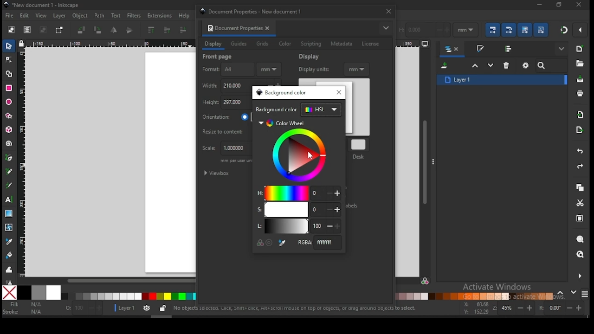 The height and width of the screenshot is (334, 594). What do you see at coordinates (360, 148) in the screenshot?
I see `desk` at bounding box center [360, 148].